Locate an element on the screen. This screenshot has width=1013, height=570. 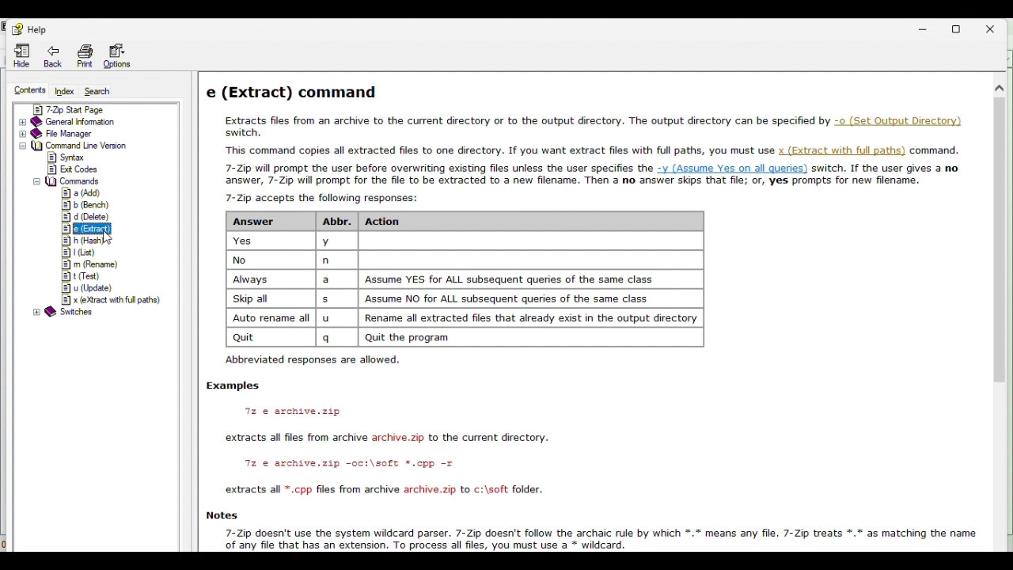
Syntax is located at coordinates (68, 157).